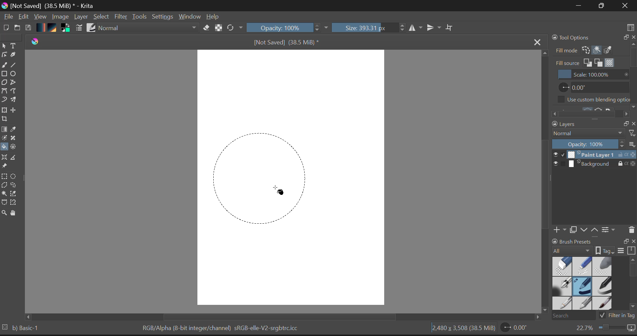 The width and height of the screenshot is (637, 336). I want to click on Zoom, so click(604, 329).